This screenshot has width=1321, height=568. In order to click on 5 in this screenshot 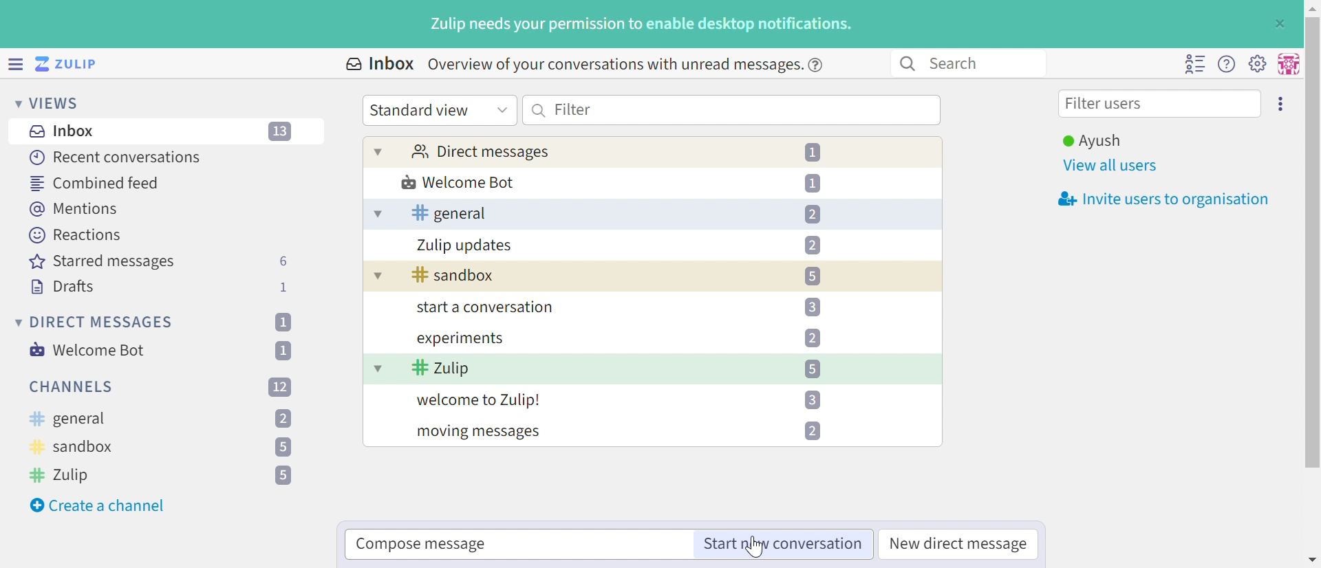, I will do `click(282, 448)`.